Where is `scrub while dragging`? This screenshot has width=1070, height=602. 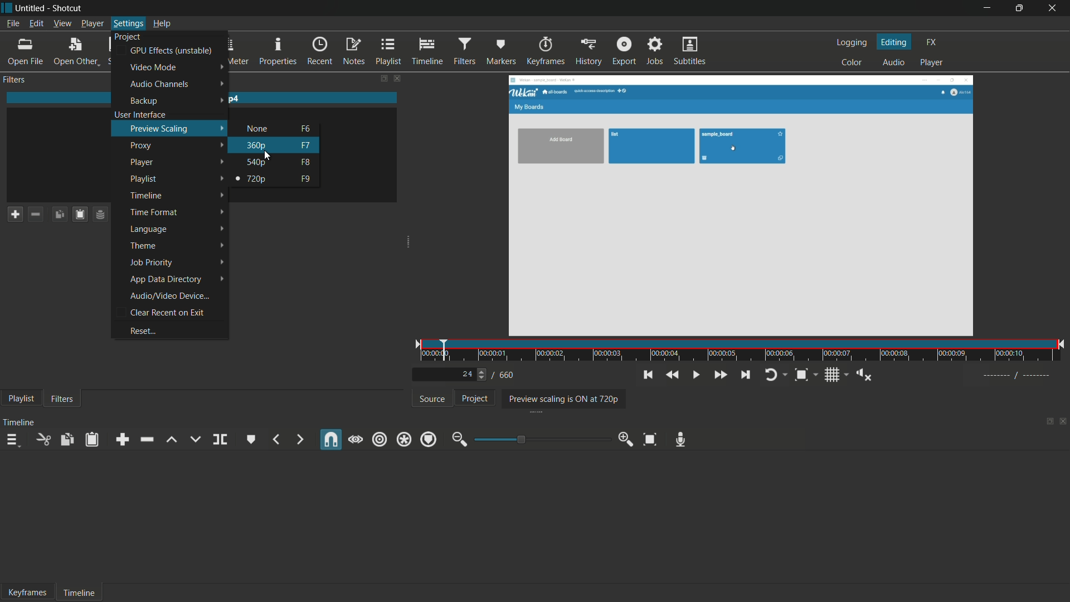
scrub while dragging is located at coordinates (356, 439).